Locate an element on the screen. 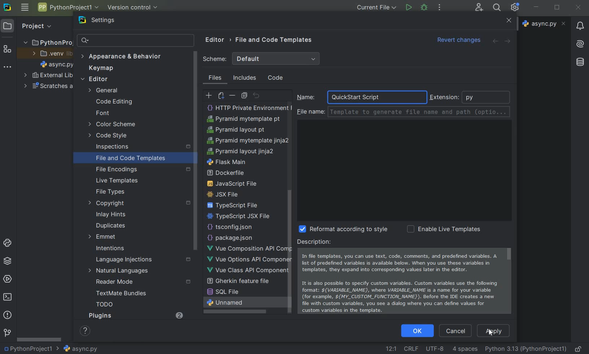 The image size is (589, 354). scheme is located at coordinates (261, 59).